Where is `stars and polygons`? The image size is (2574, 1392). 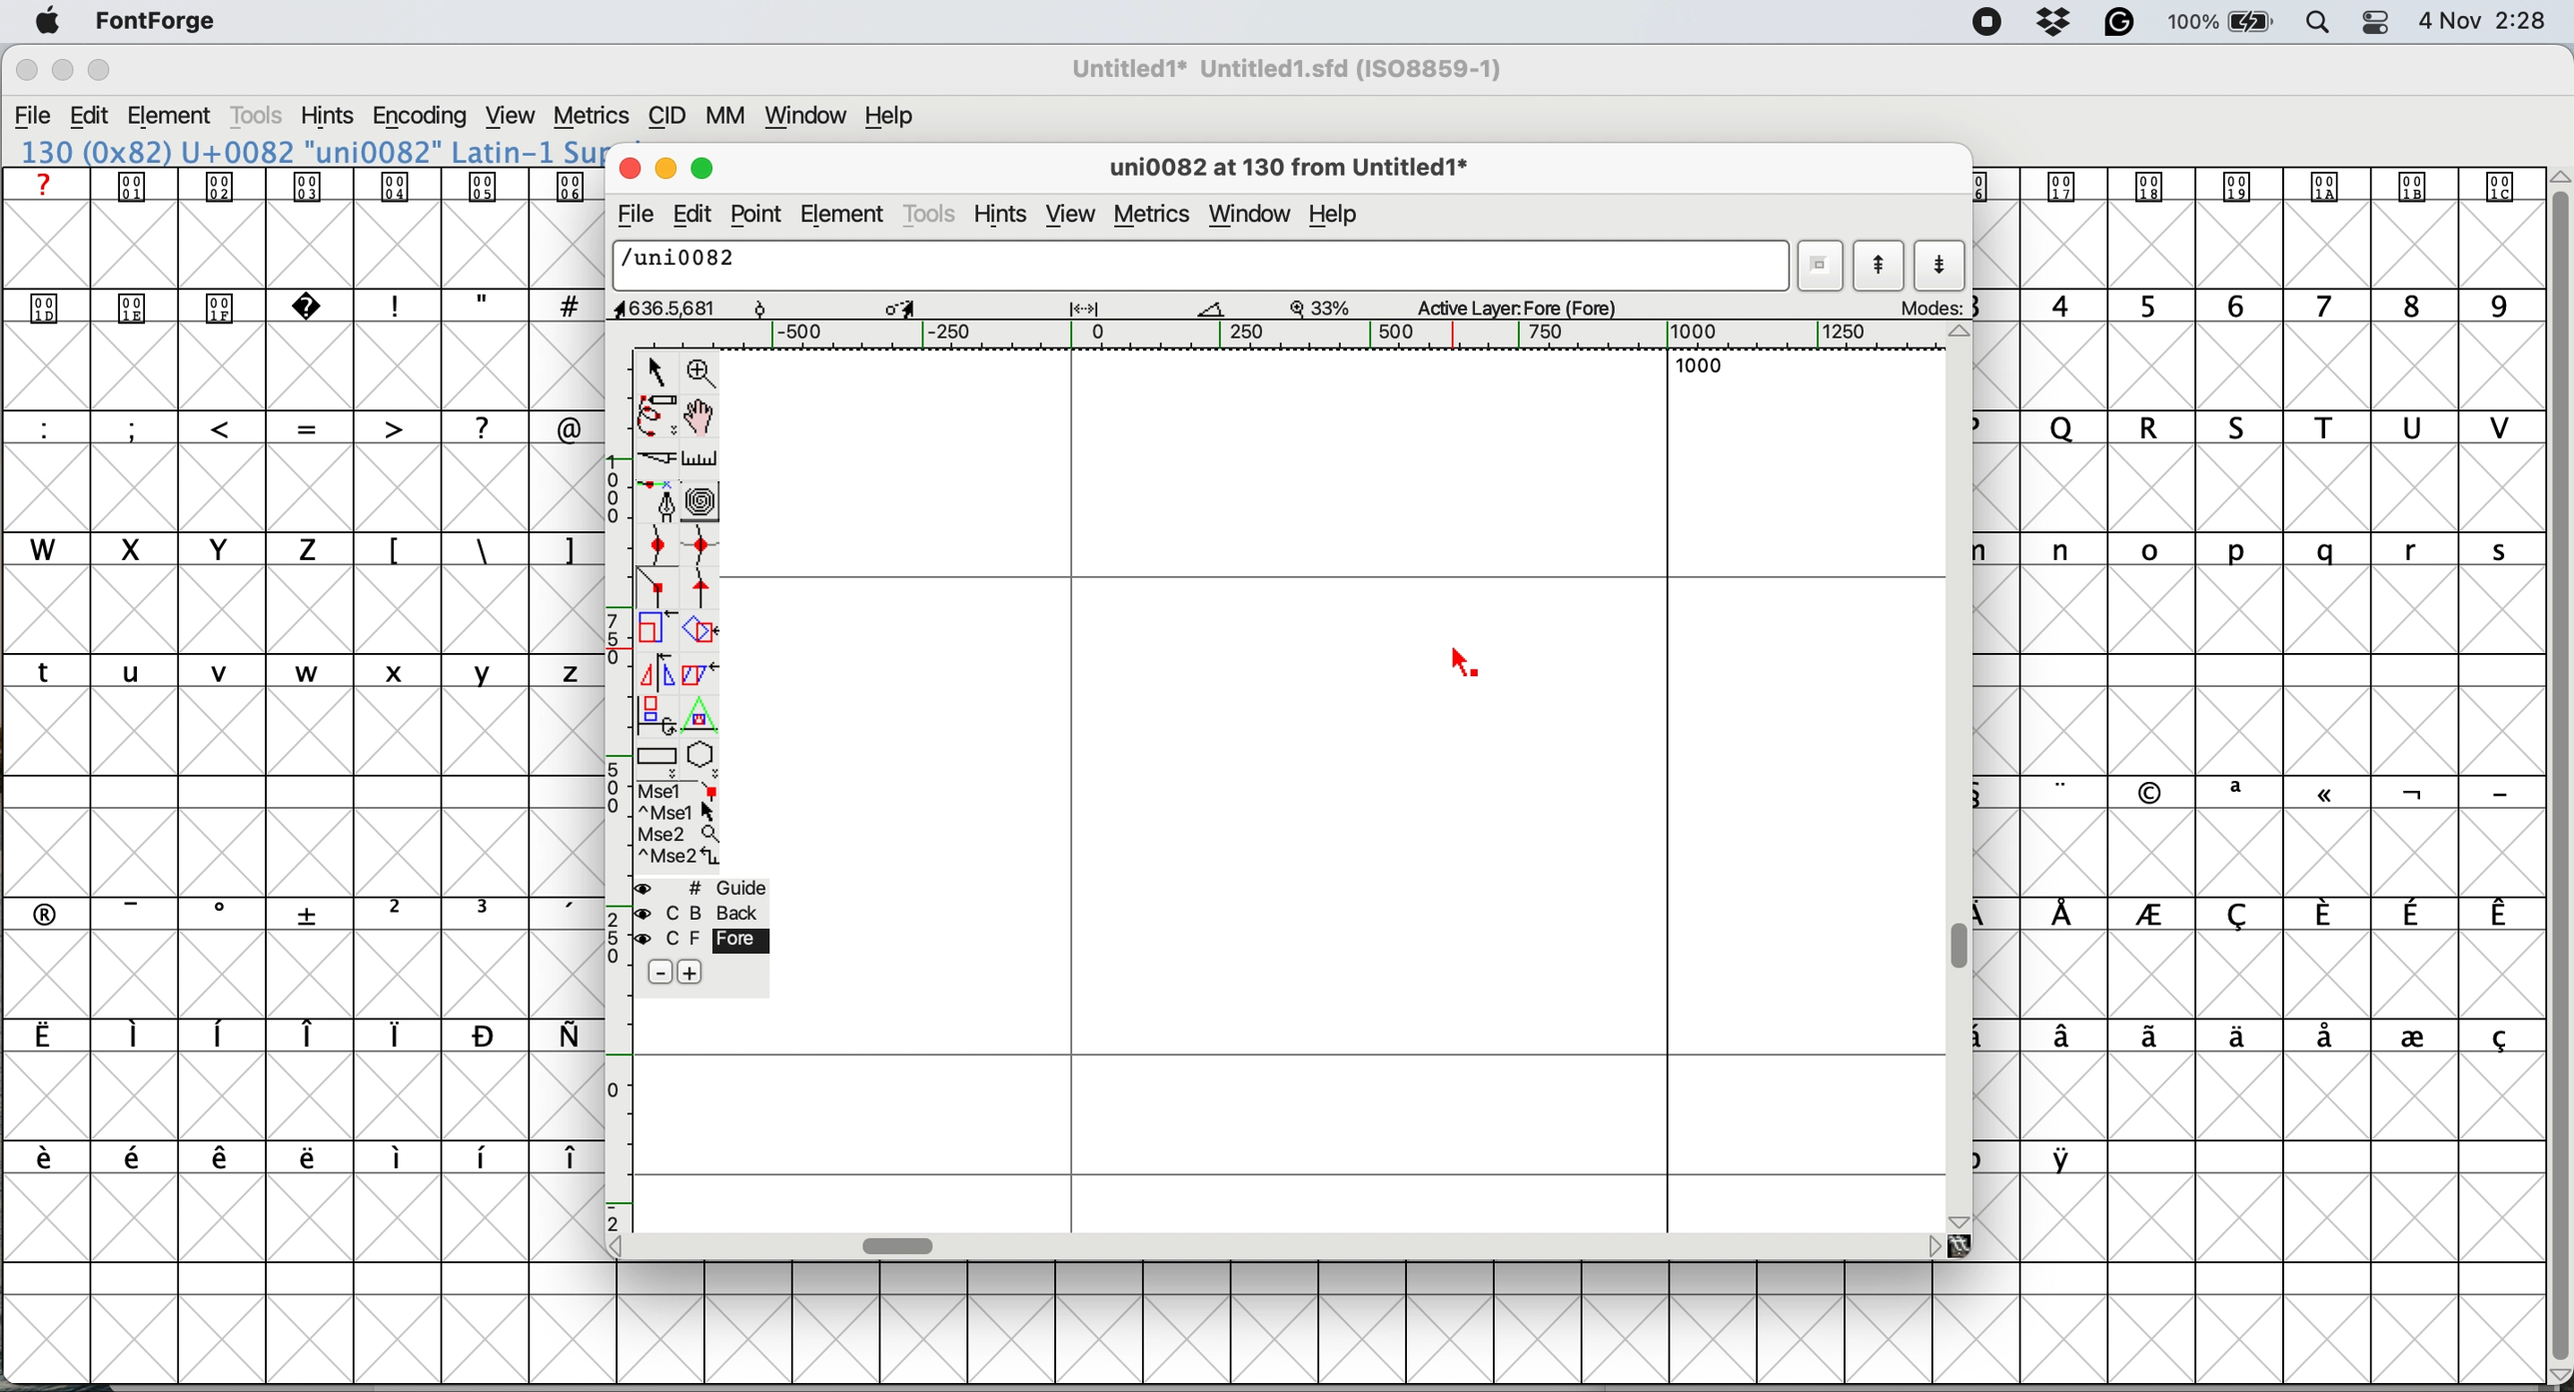 stars and polygons is located at coordinates (703, 760).